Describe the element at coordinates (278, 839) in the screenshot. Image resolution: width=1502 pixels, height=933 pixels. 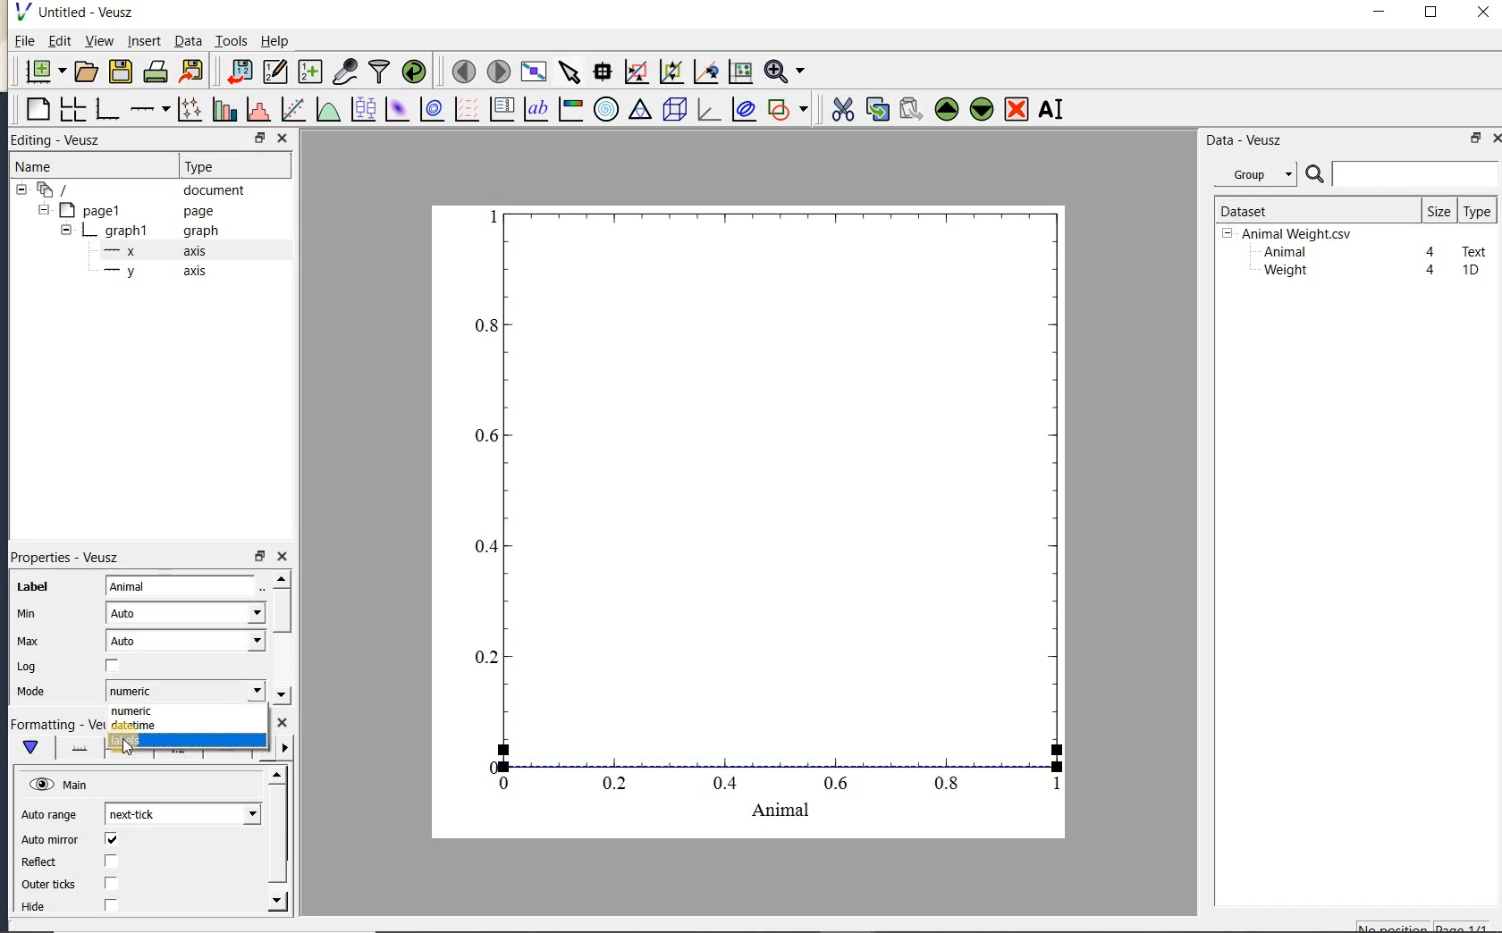
I see `scrollbar` at that location.